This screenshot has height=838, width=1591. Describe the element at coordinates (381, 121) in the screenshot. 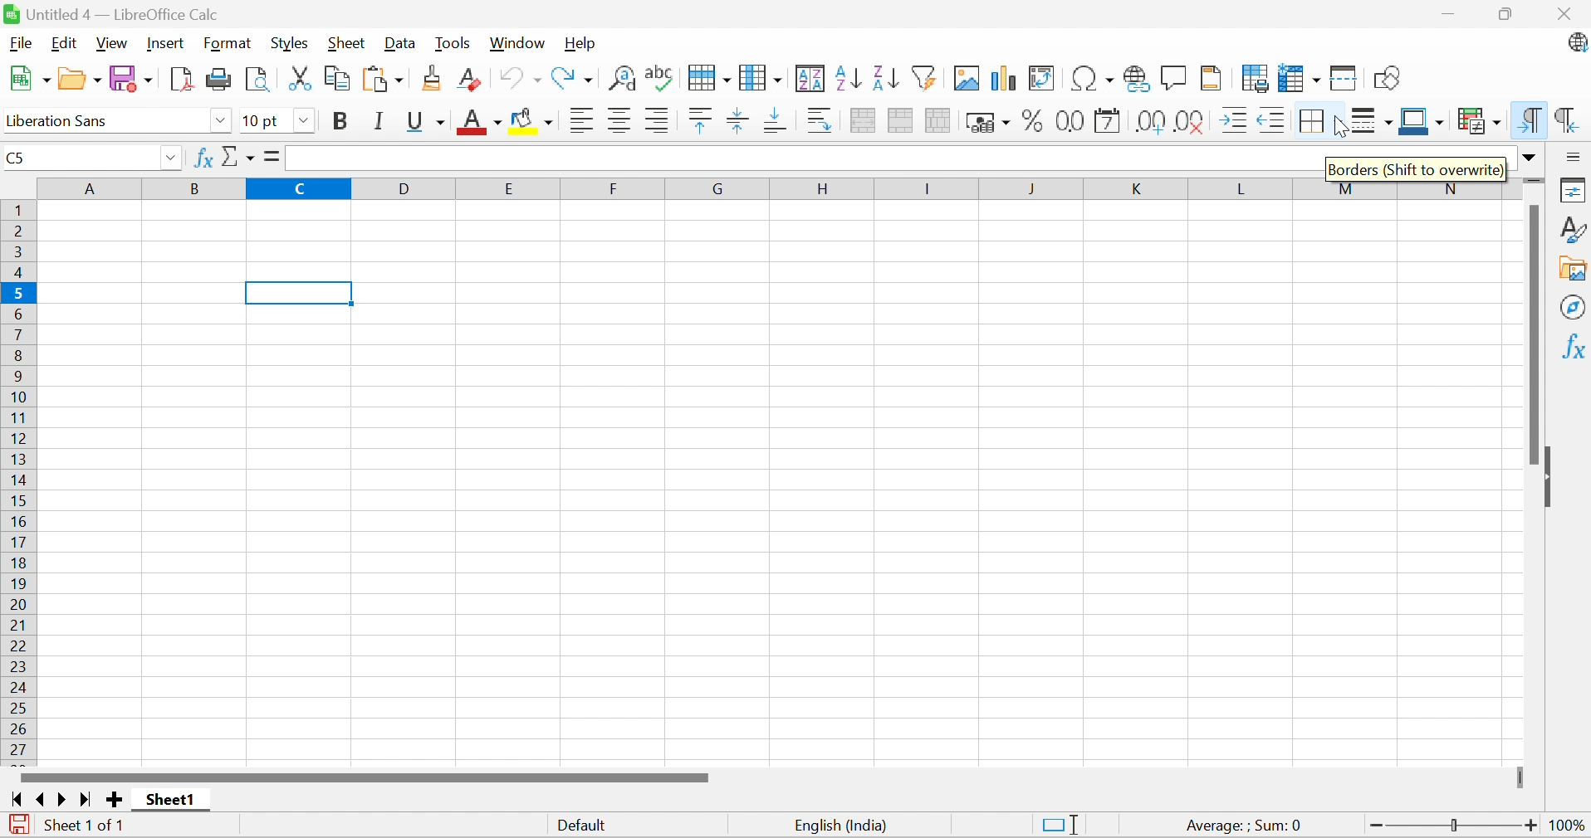

I see `Italic` at that location.